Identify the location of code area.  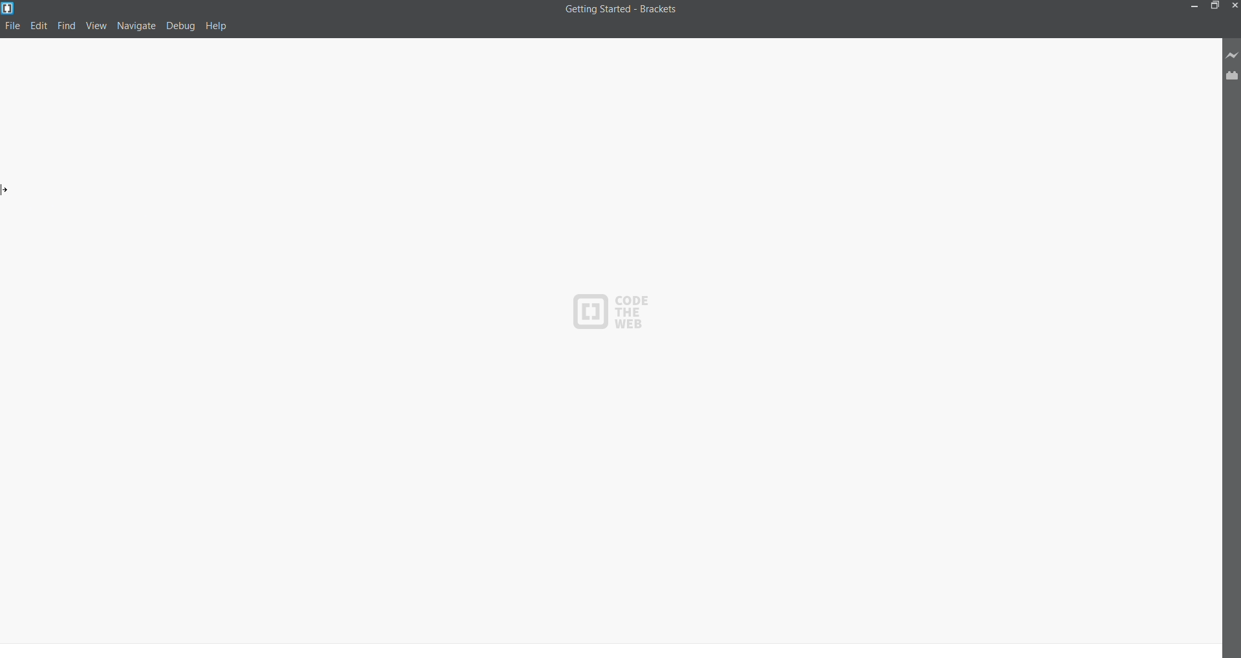
(619, 350).